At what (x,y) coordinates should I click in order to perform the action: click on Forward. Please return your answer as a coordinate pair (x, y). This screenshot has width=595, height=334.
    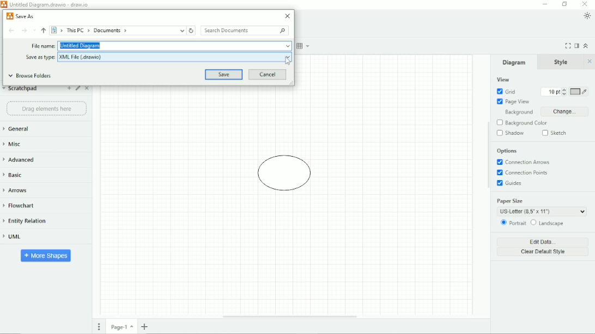
    Looking at the image, I should click on (24, 31).